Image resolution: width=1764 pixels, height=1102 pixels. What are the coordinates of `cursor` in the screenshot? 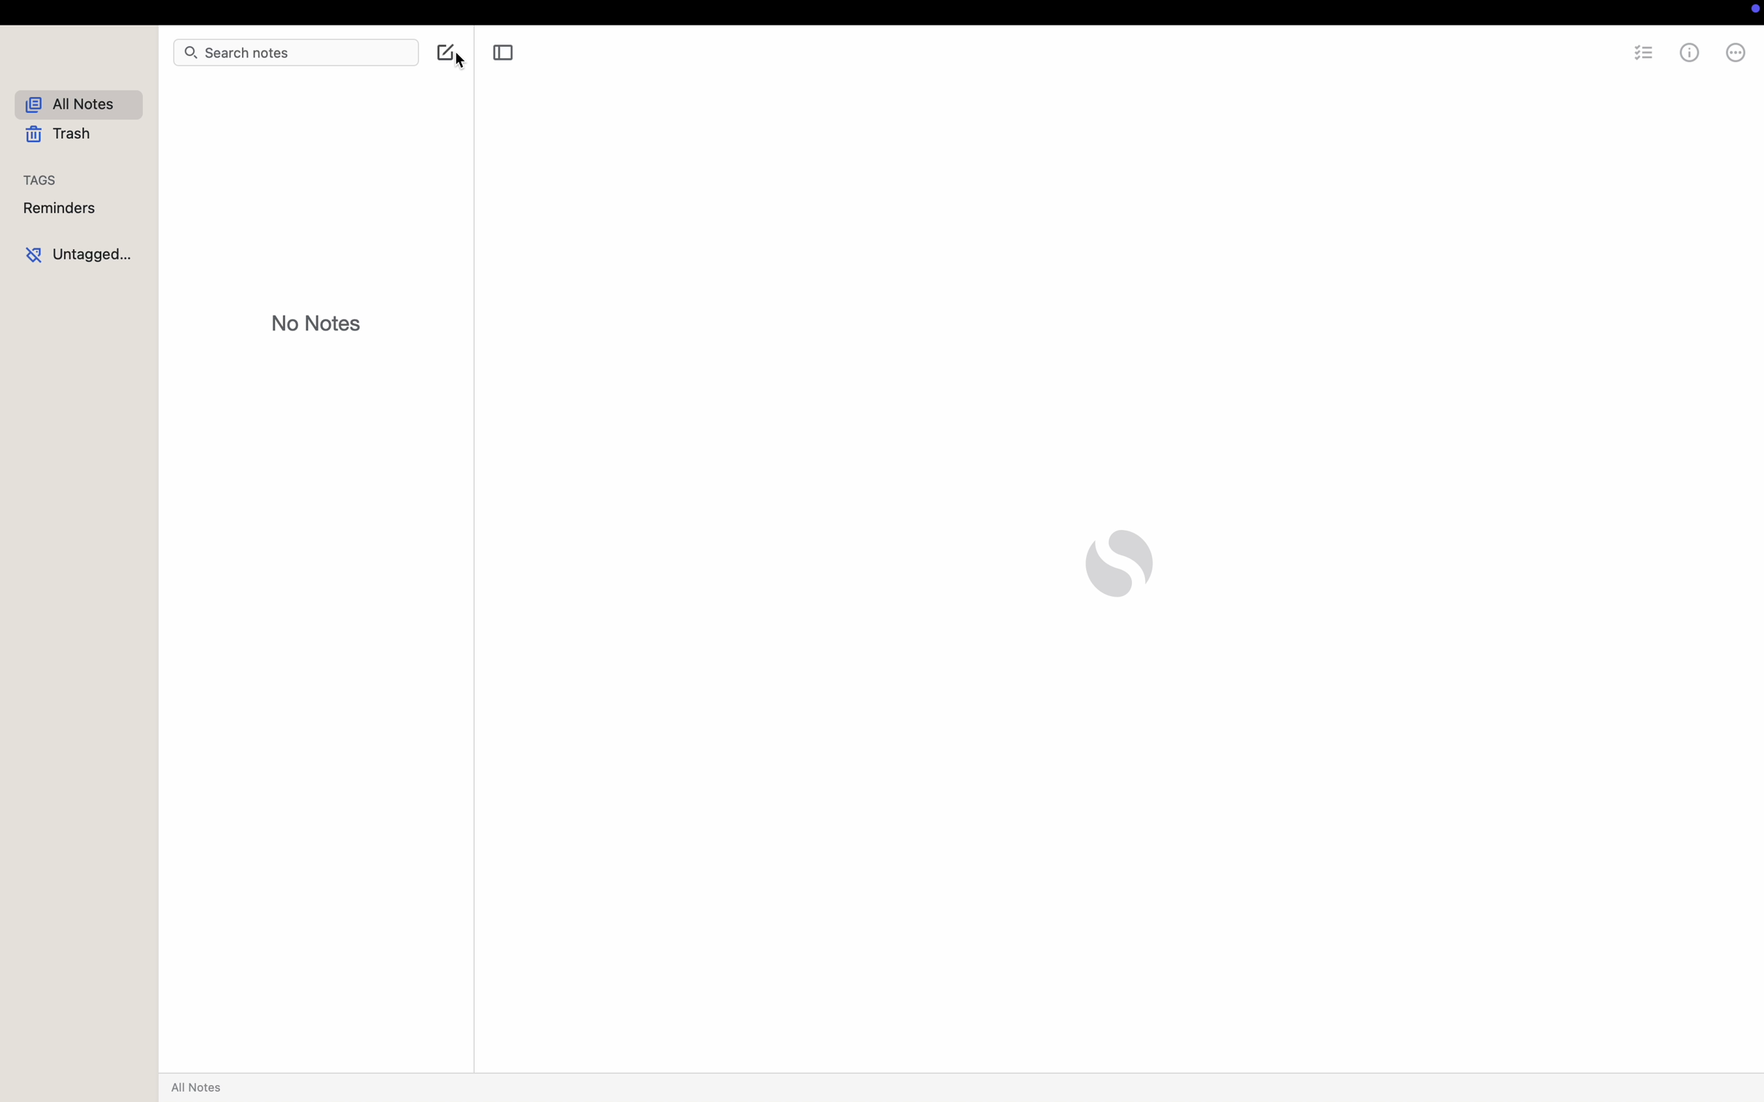 It's located at (461, 63).